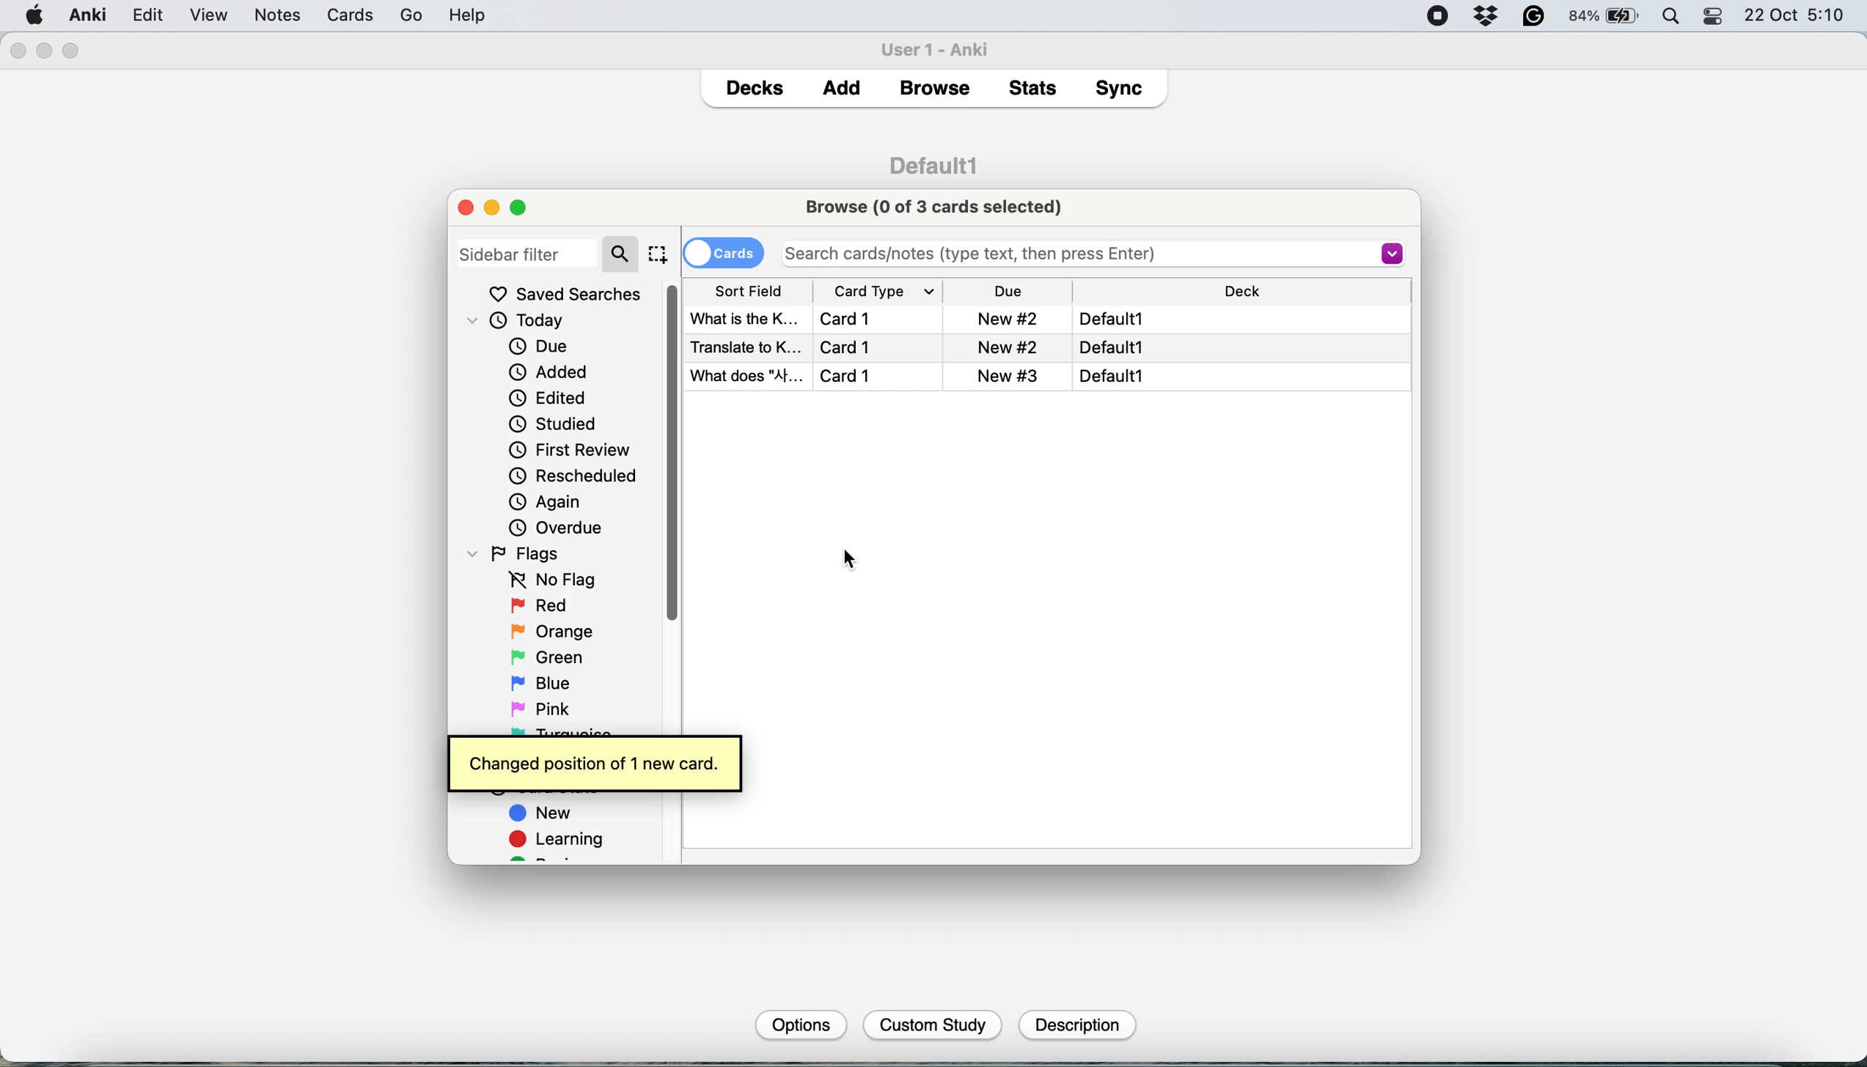  I want to click on added, so click(550, 371).